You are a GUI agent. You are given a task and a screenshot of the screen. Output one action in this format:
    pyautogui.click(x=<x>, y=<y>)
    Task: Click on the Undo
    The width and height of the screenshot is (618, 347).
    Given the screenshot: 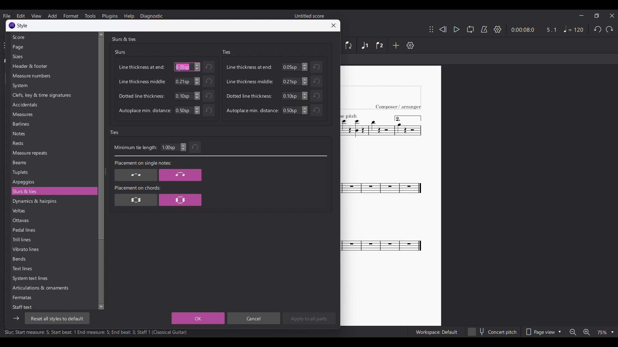 What is the action you would take?
    pyautogui.click(x=208, y=81)
    